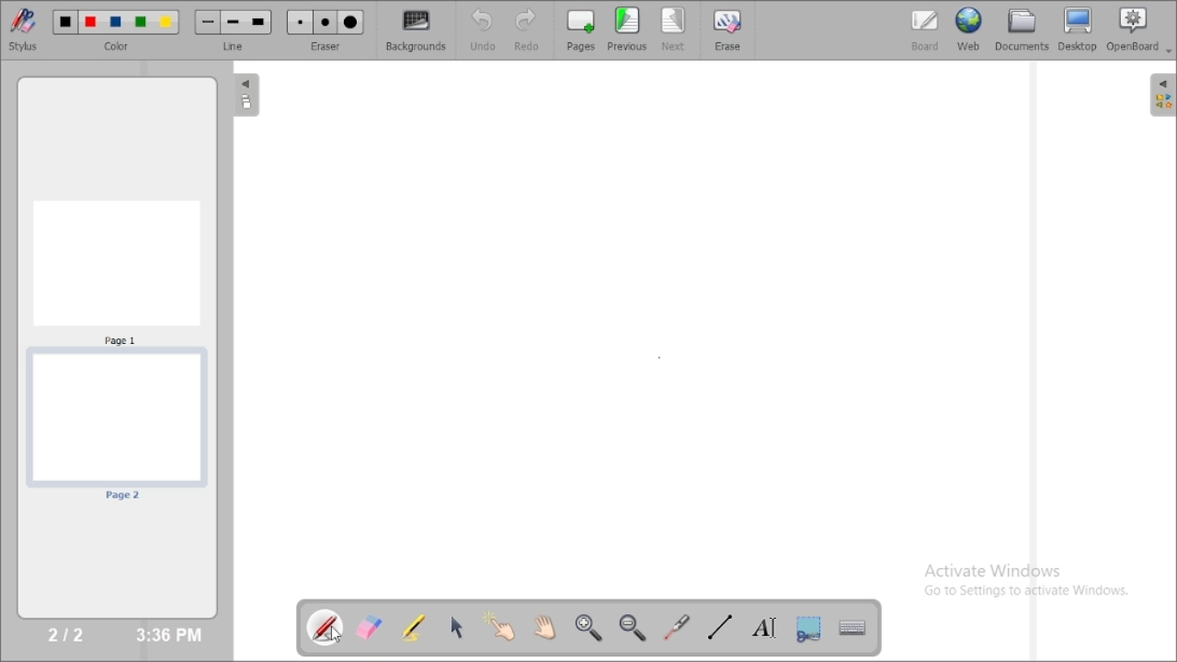 The image size is (1177, 662). What do you see at coordinates (501, 626) in the screenshot?
I see `interact with items` at bounding box center [501, 626].